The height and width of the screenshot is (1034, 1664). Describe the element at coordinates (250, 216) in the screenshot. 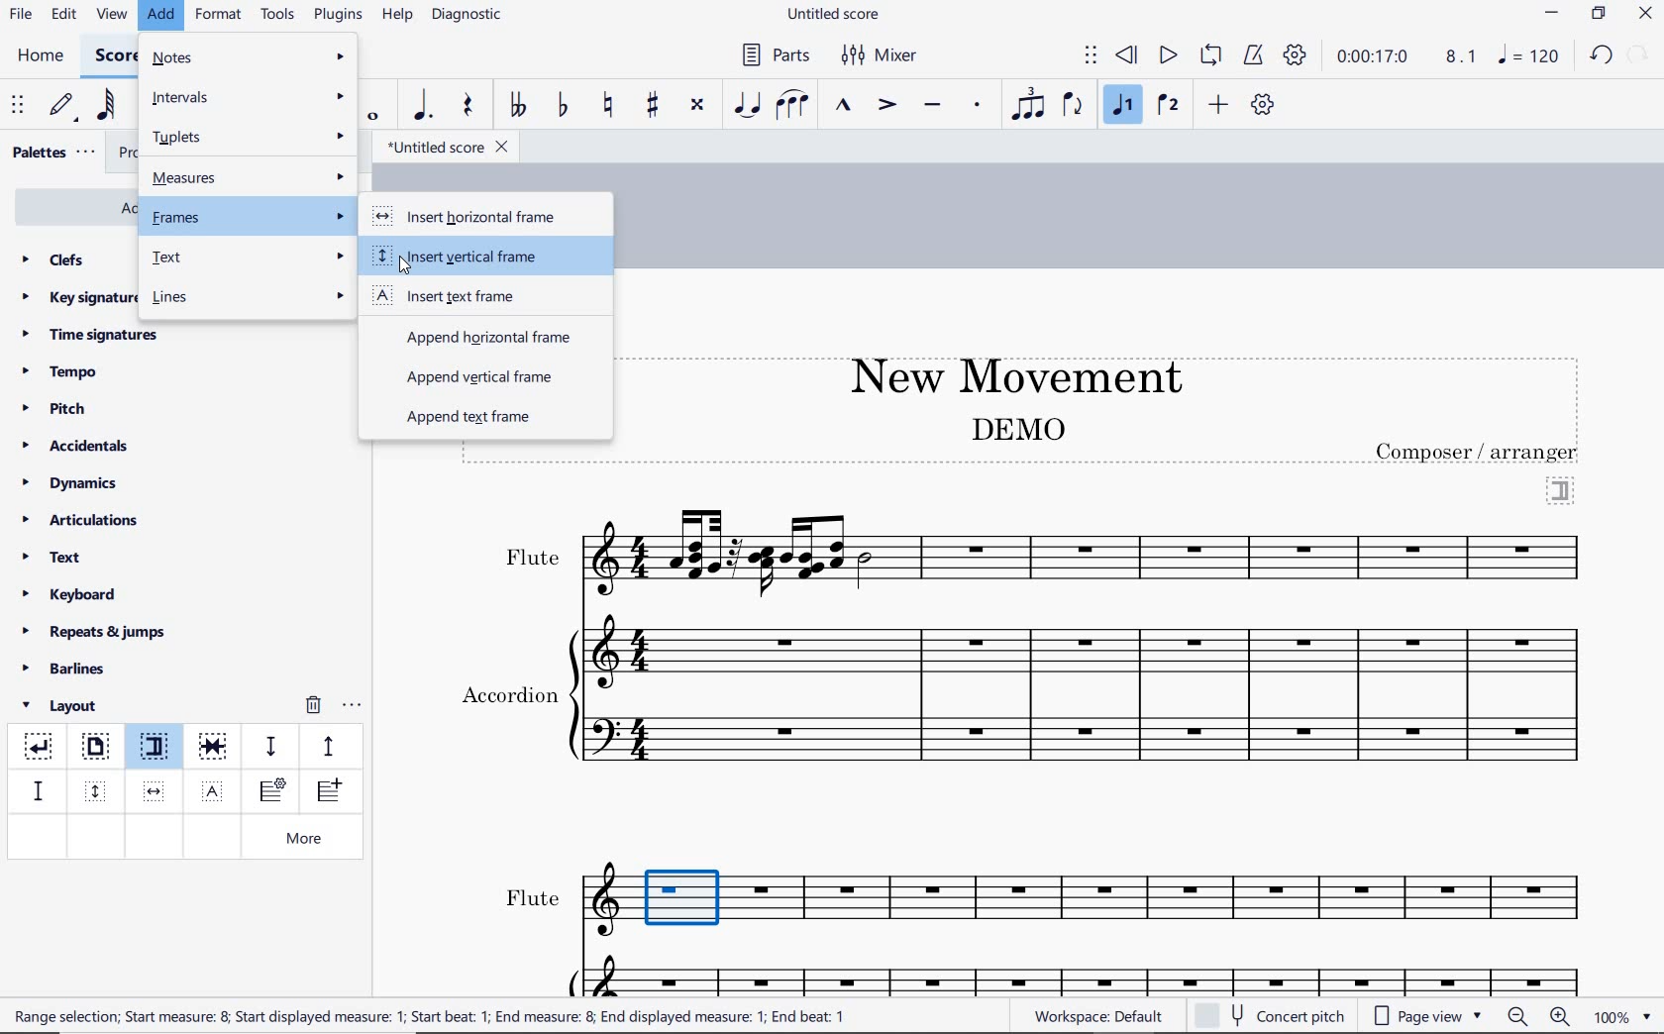

I see `frames` at that location.